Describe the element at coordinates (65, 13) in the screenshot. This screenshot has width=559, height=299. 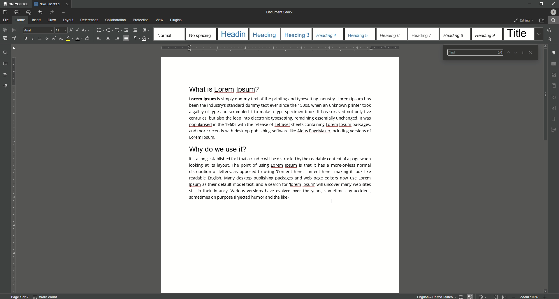
I see `Customize` at that location.